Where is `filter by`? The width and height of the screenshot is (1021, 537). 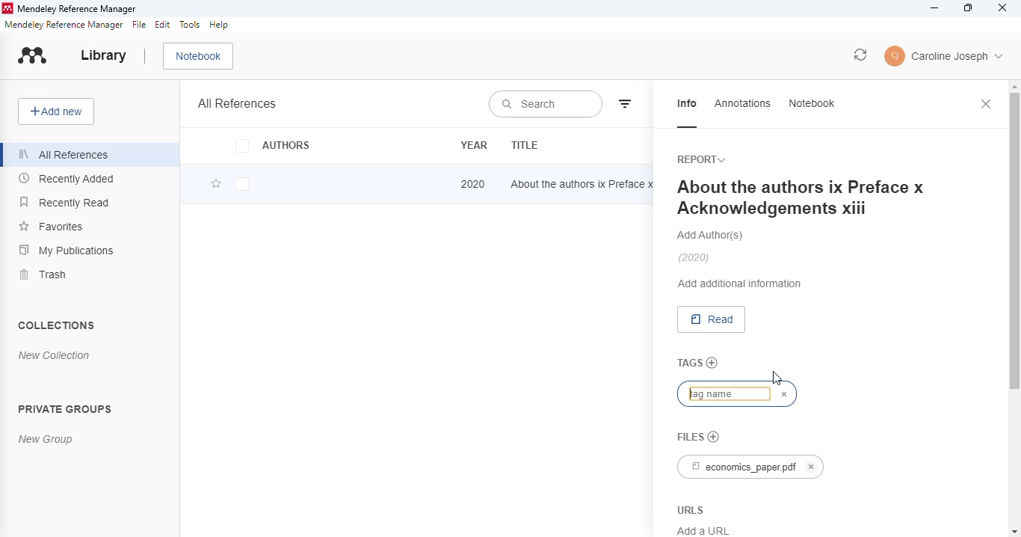
filter by is located at coordinates (627, 102).